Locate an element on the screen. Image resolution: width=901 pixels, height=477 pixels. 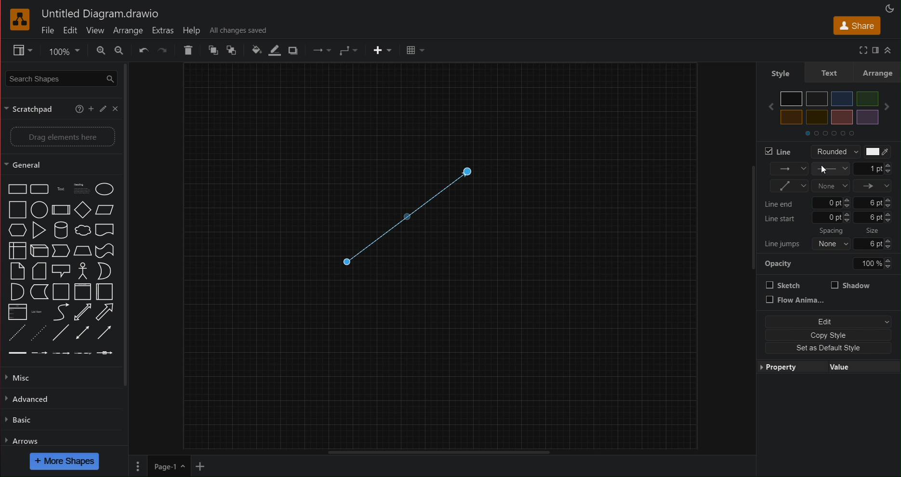
Copy Style is located at coordinates (826, 334).